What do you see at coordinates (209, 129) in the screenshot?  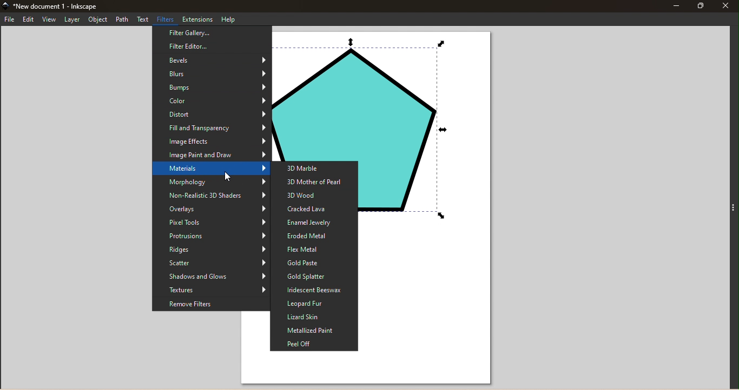 I see `Fill and Transparency` at bounding box center [209, 129].